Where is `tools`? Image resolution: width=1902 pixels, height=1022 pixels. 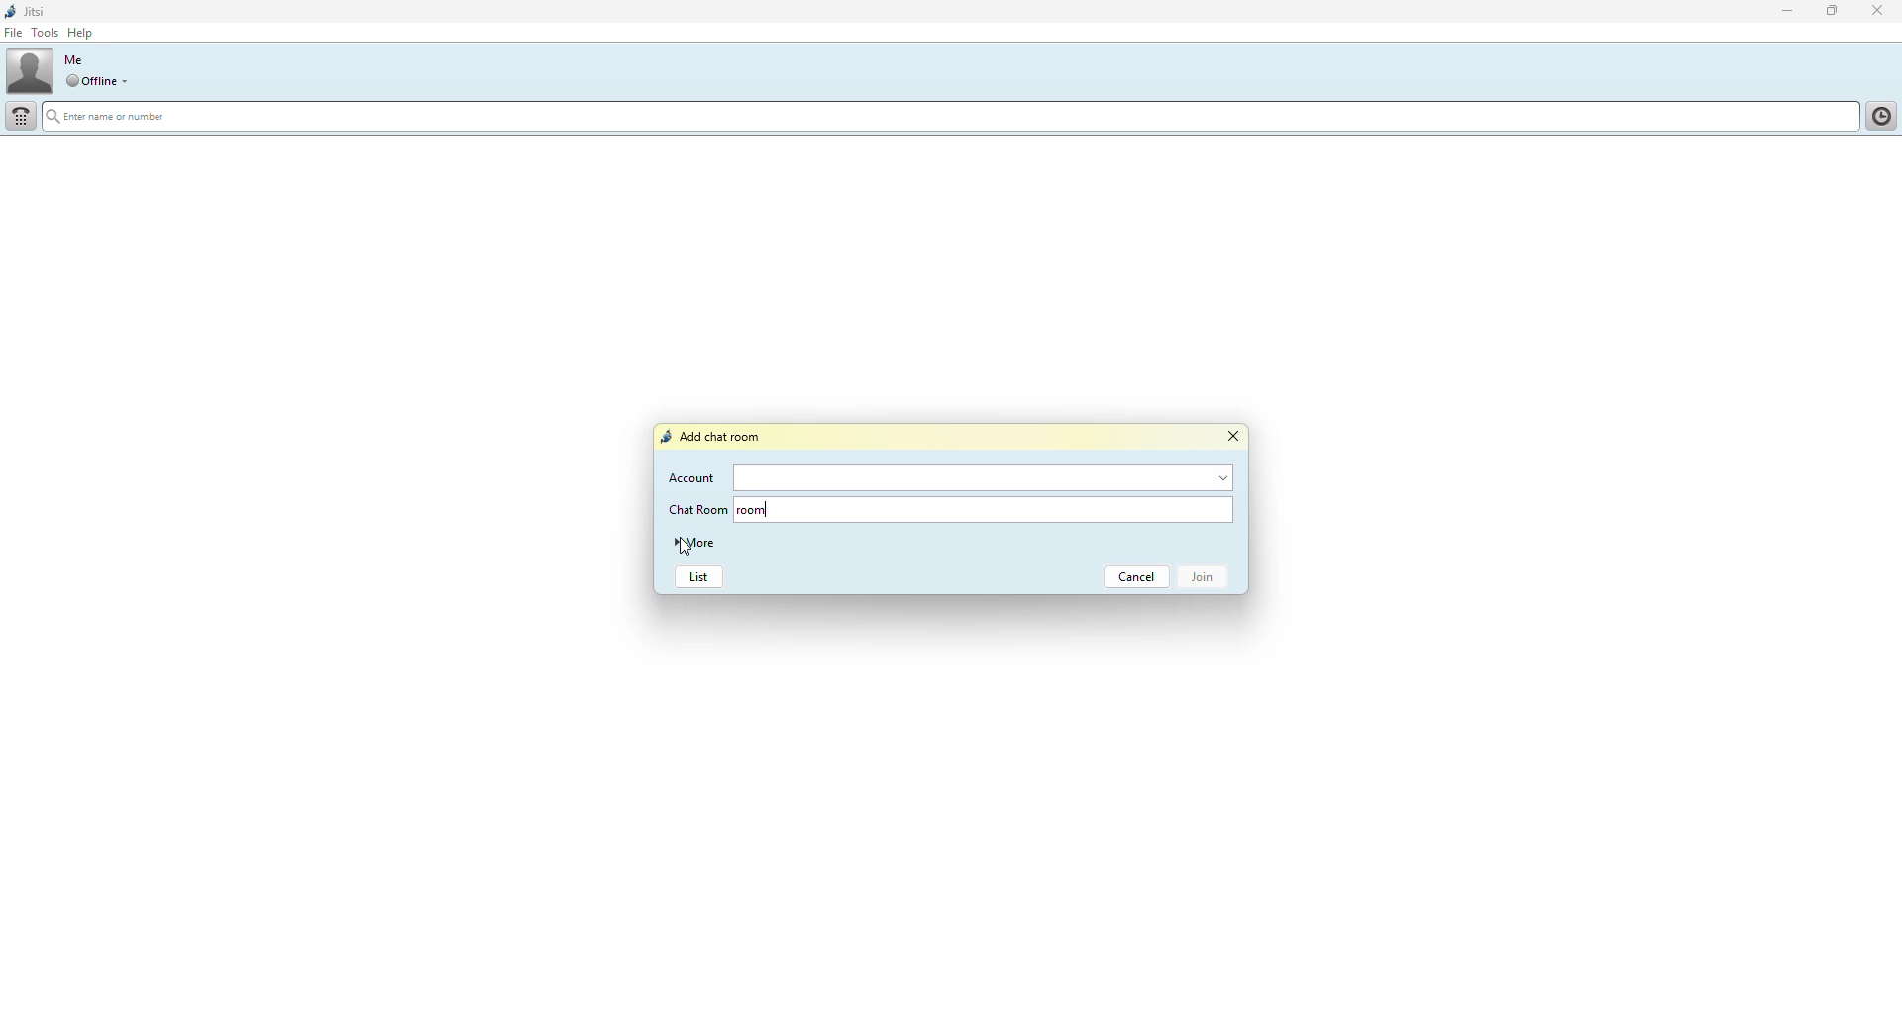 tools is located at coordinates (45, 33).